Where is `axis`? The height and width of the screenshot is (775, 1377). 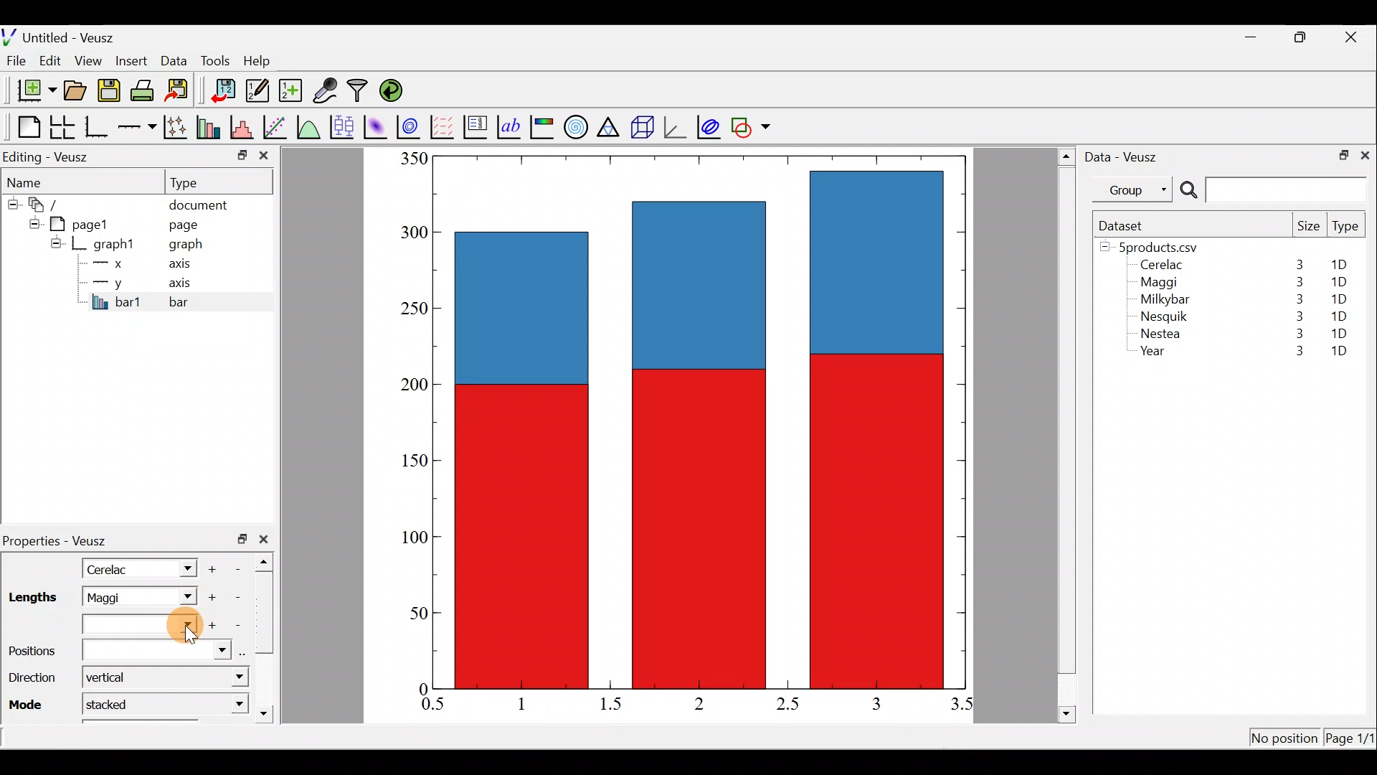 axis is located at coordinates (184, 266).